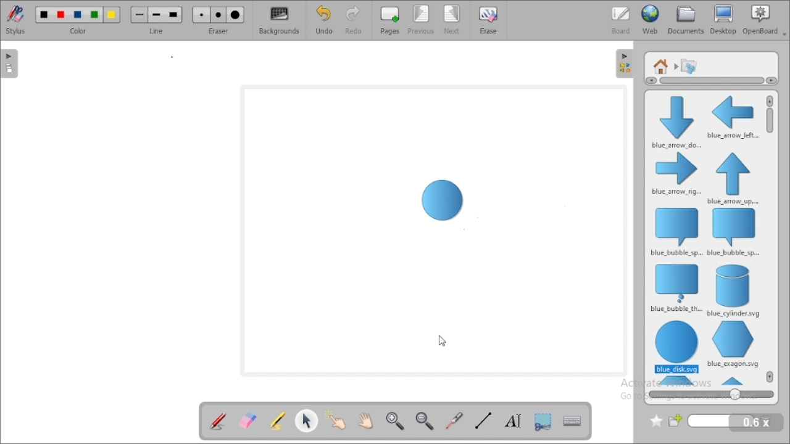 This screenshot has height=444, width=790. I want to click on zoom out, so click(426, 421).